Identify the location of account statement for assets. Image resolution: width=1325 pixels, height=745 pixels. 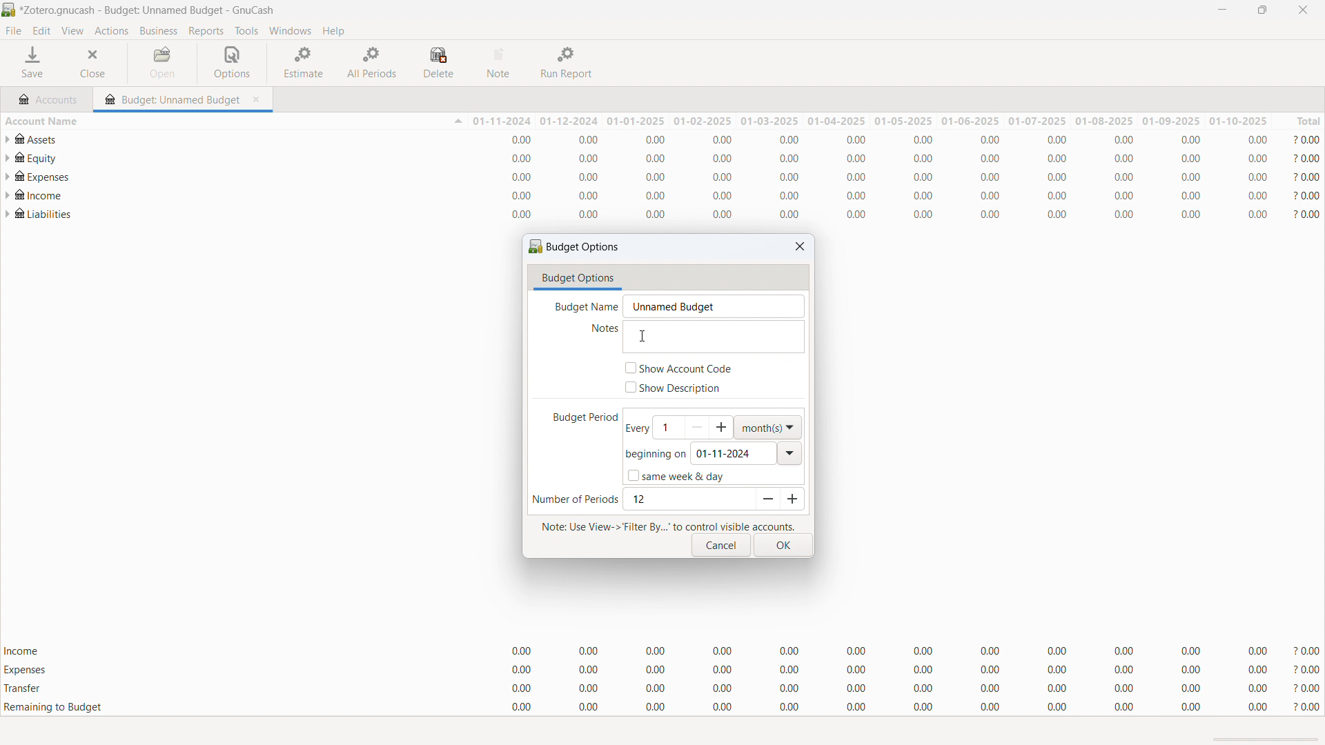
(669, 139).